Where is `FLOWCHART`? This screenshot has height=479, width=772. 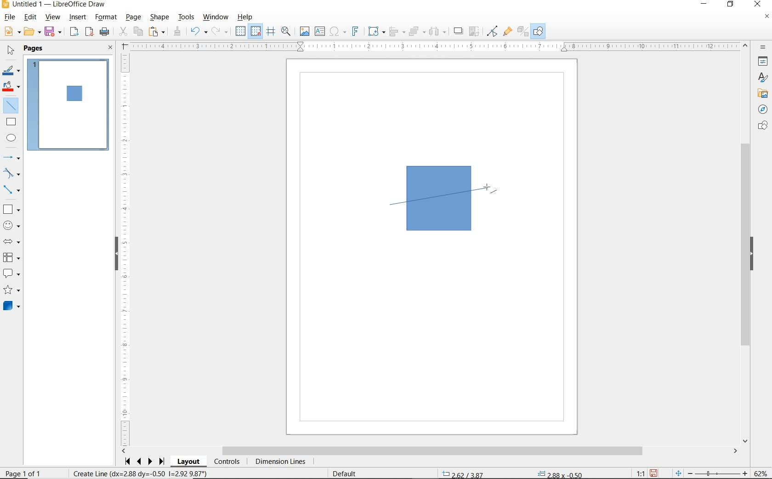
FLOWCHART is located at coordinates (13, 257).